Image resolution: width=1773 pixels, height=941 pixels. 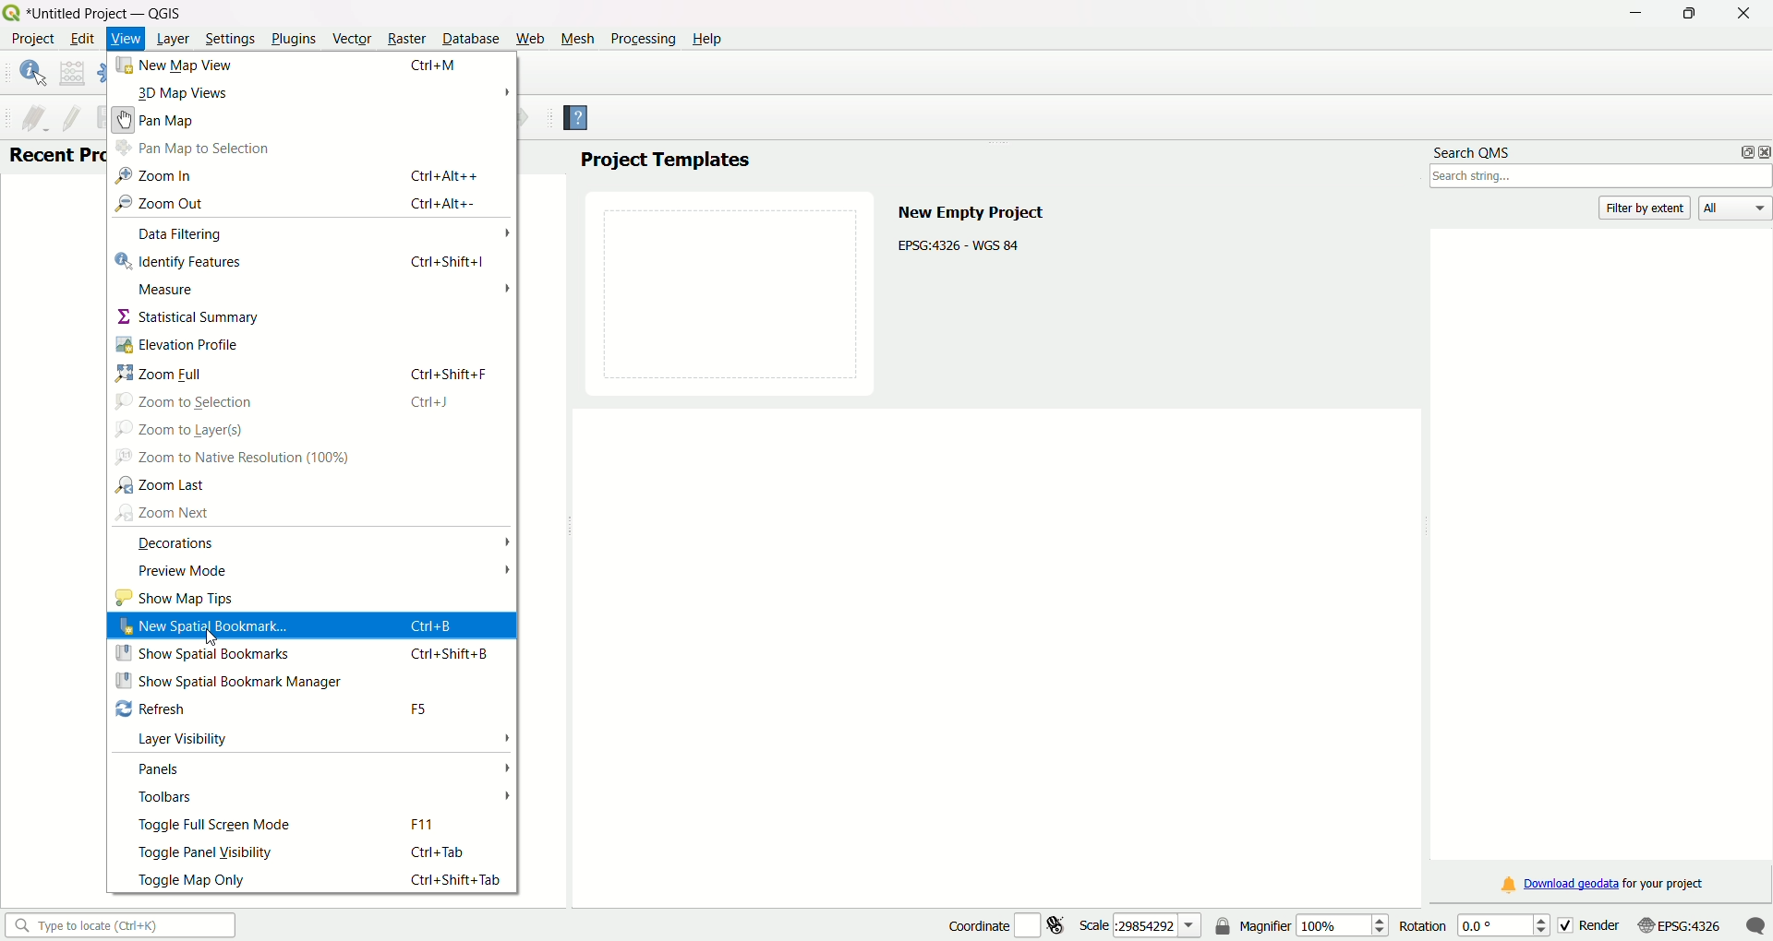 What do you see at coordinates (1678, 923) in the screenshot?
I see `current CRS` at bounding box center [1678, 923].